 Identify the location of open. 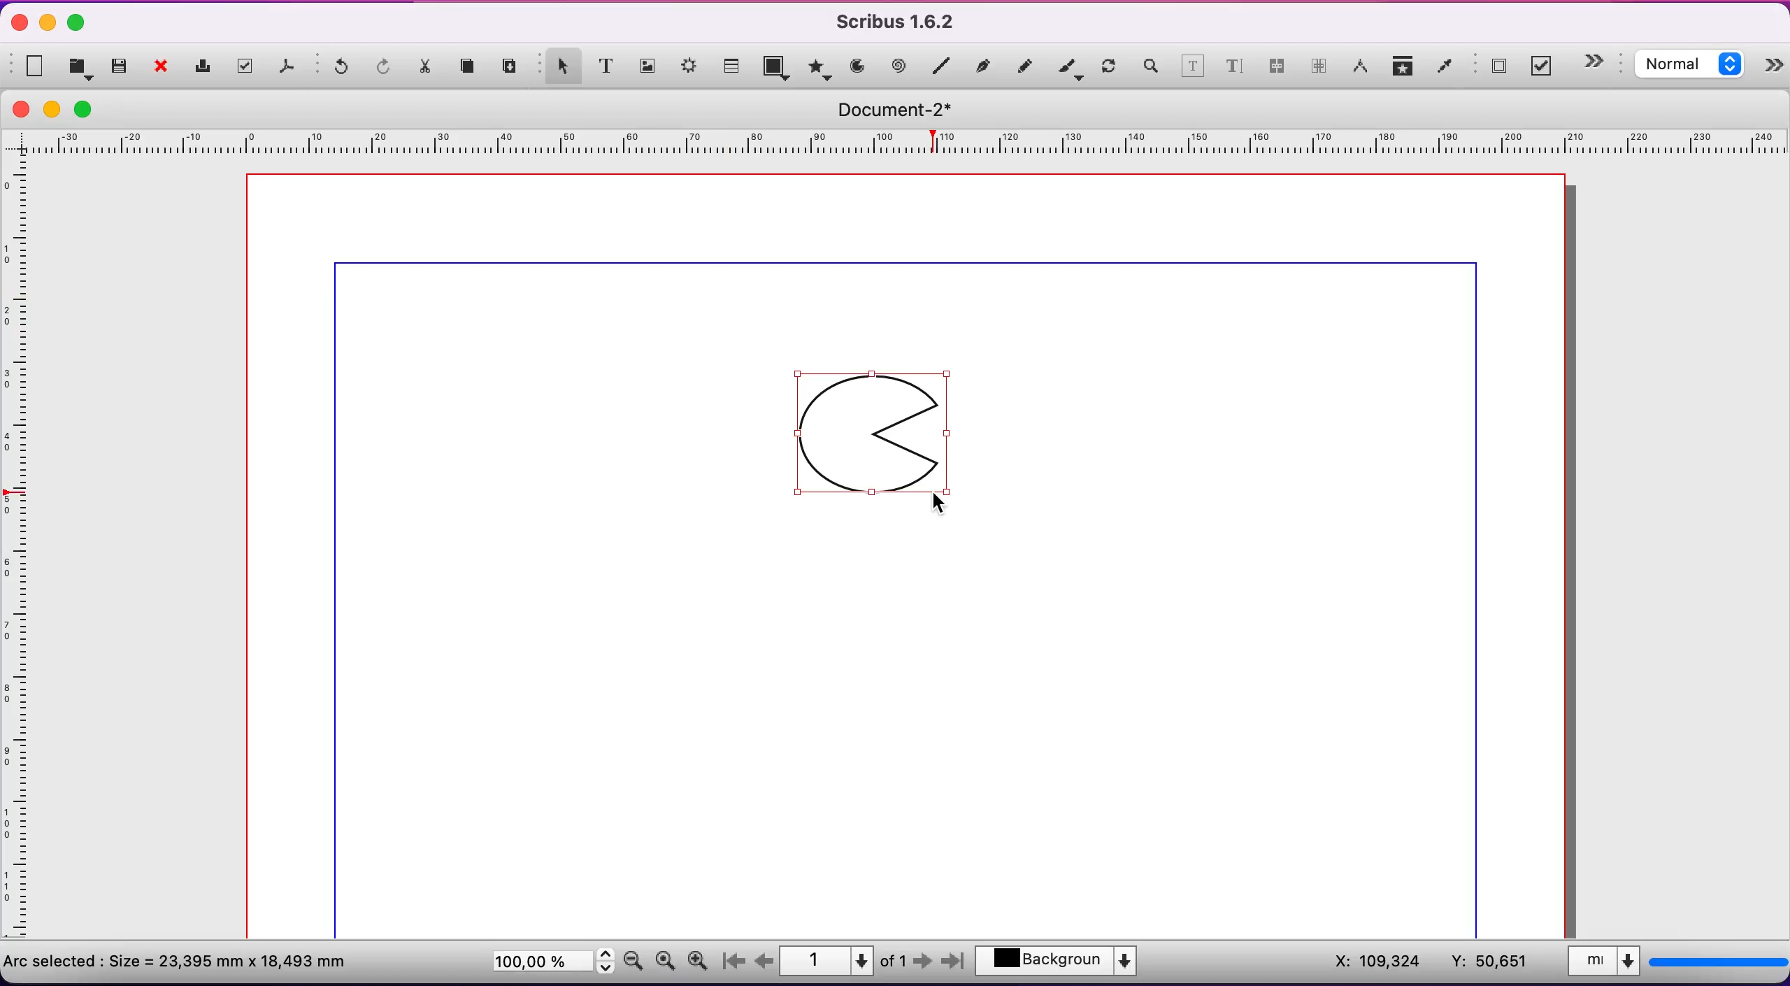
(83, 67).